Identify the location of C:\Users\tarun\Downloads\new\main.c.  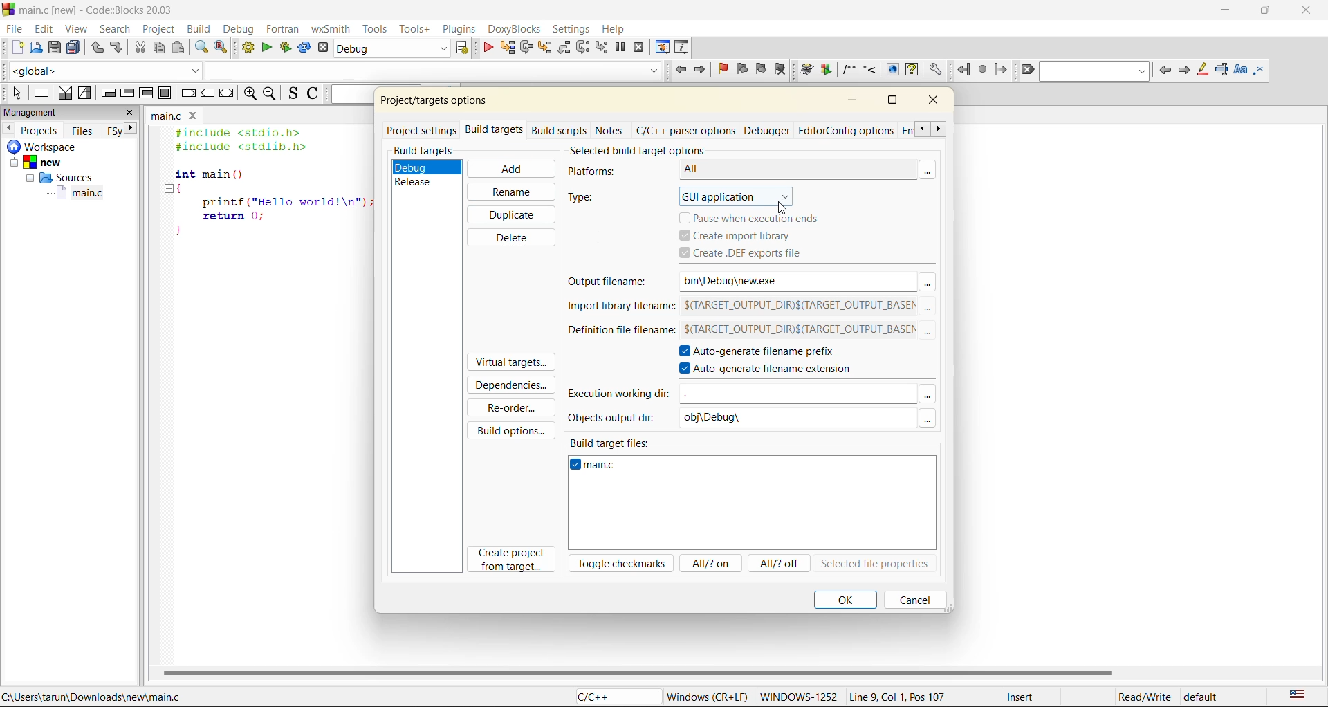
(97, 697).